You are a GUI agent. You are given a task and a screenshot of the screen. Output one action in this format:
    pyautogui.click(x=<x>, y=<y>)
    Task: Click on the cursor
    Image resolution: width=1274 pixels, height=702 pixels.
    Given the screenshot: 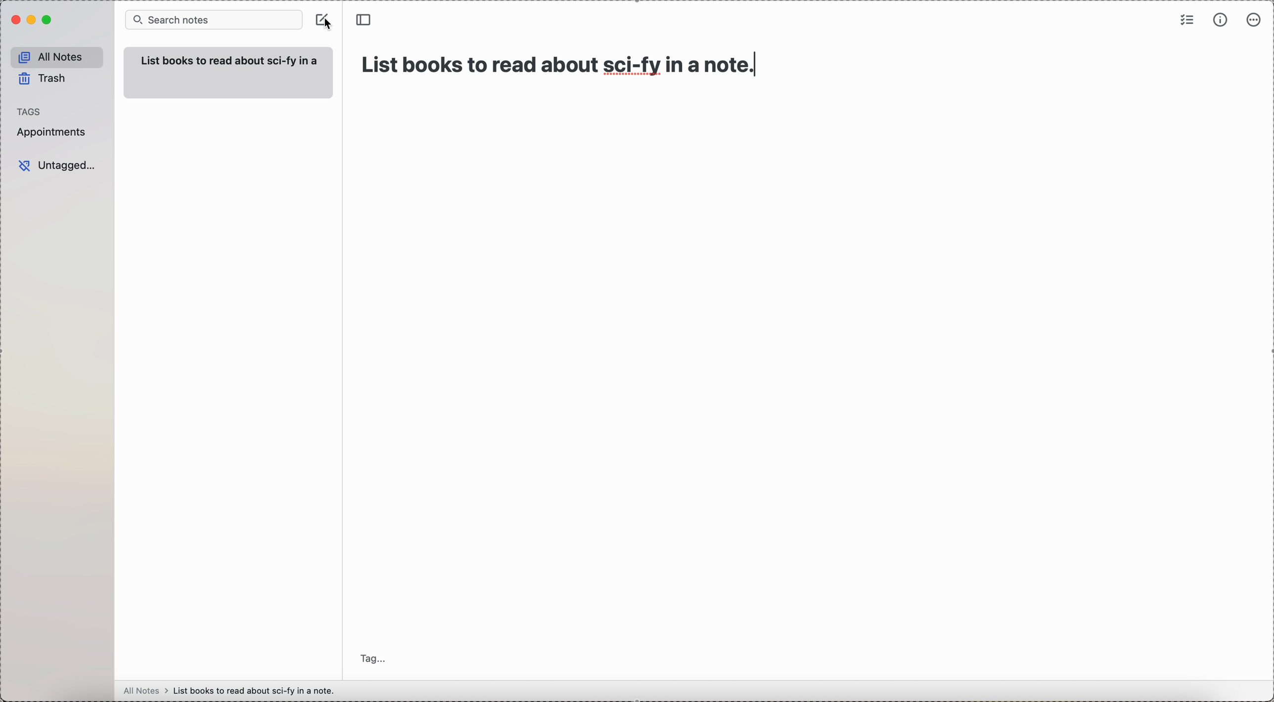 What is the action you would take?
    pyautogui.click(x=334, y=26)
    